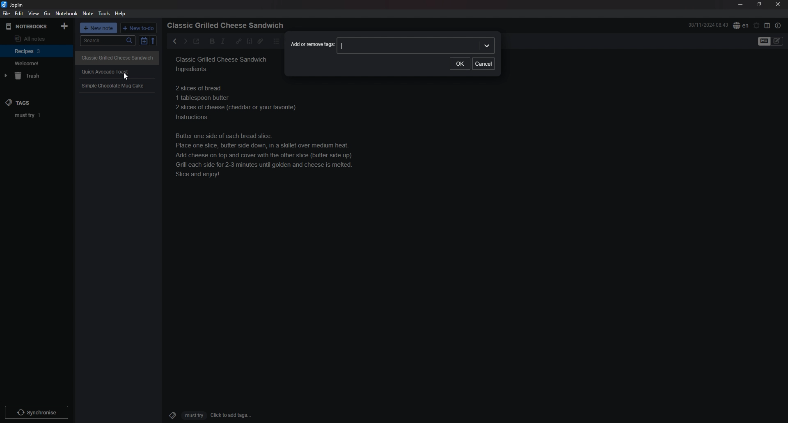 Image resolution: width=788 pixels, height=423 pixels. I want to click on notebook, so click(37, 51).